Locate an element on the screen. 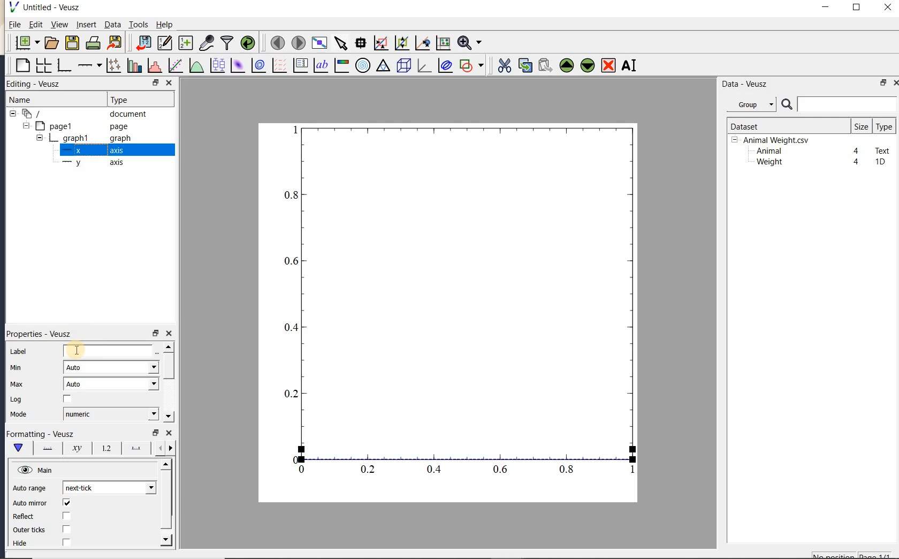 The width and height of the screenshot is (899, 559). Auto is located at coordinates (111, 384).